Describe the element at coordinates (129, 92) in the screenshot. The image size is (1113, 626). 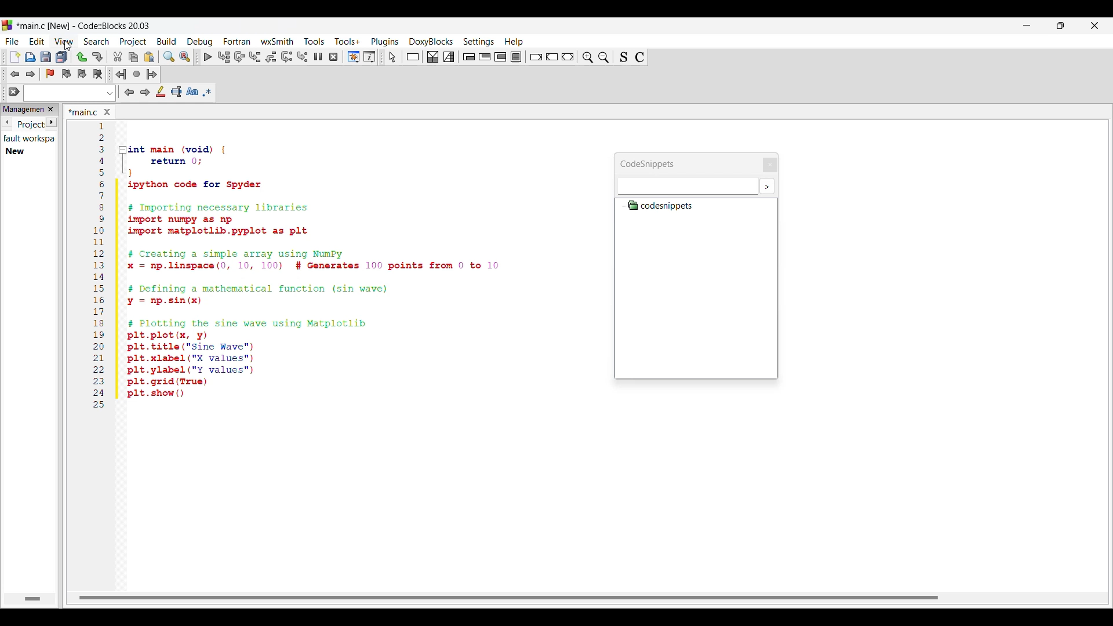
I see `Previous` at that location.